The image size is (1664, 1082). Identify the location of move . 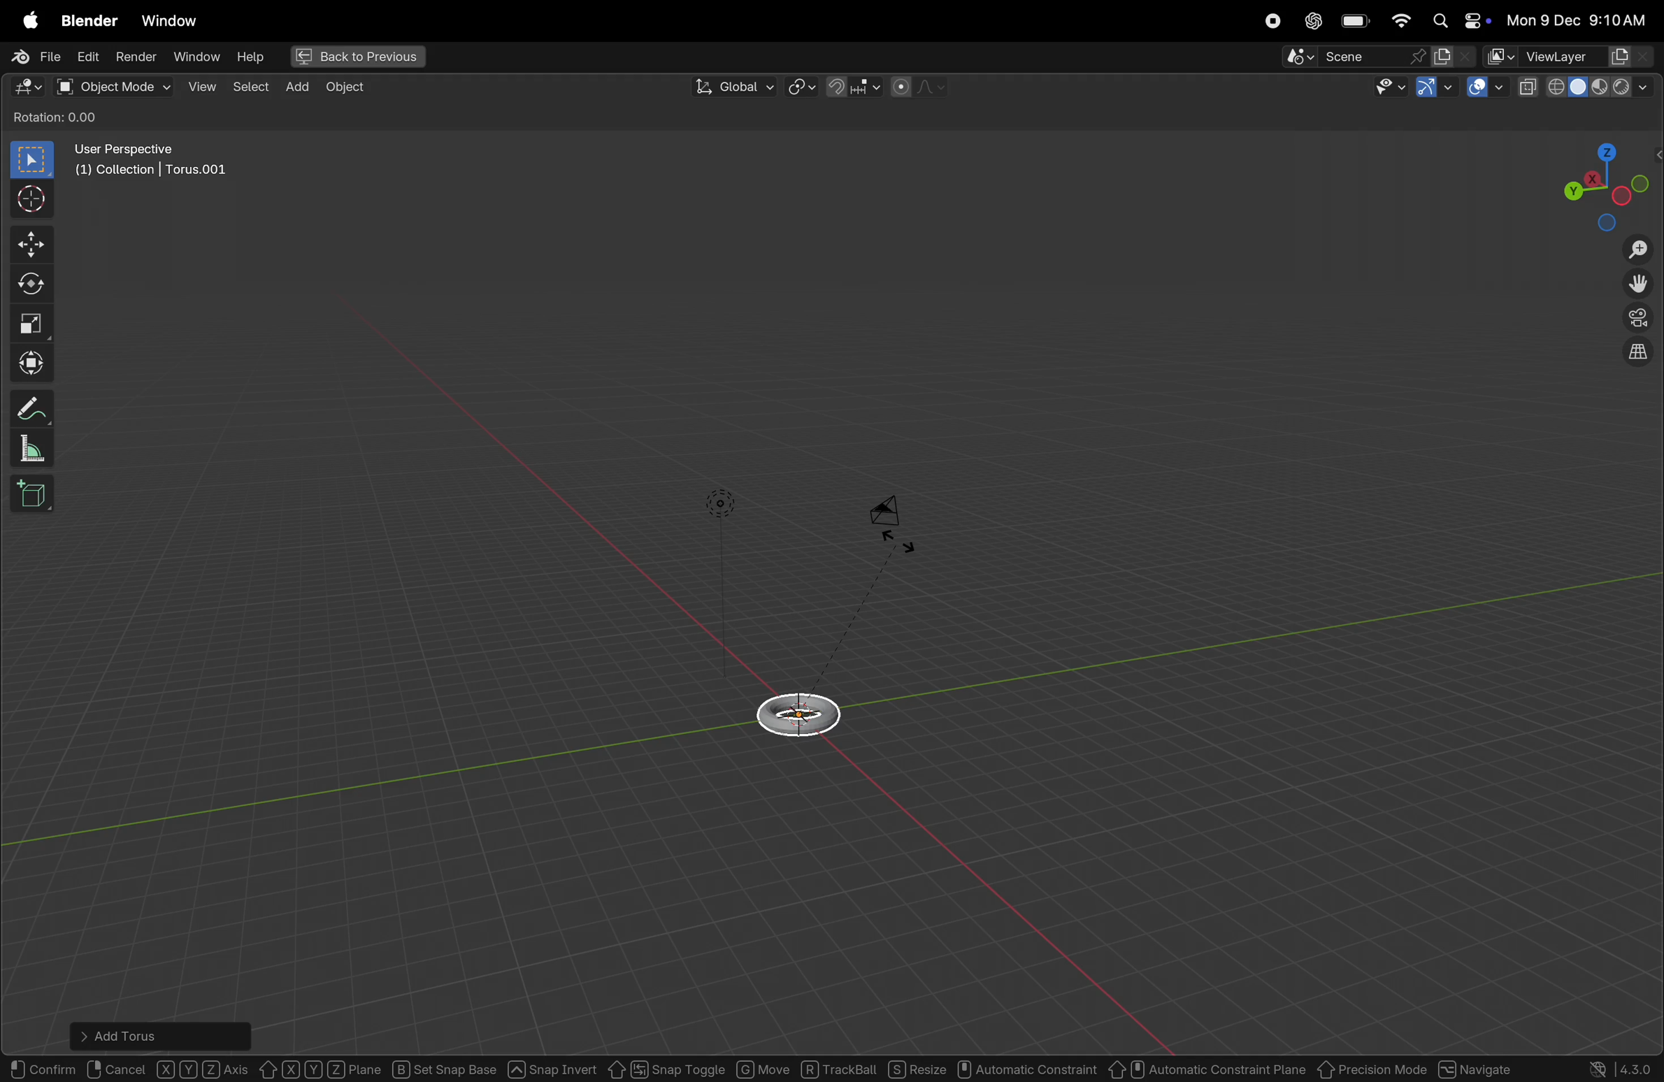
(34, 243).